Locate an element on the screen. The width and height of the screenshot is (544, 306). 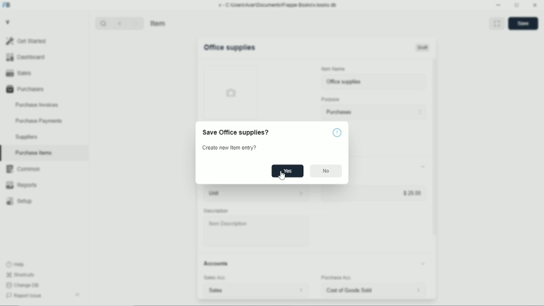
purchases is located at coordinates (374, 112).